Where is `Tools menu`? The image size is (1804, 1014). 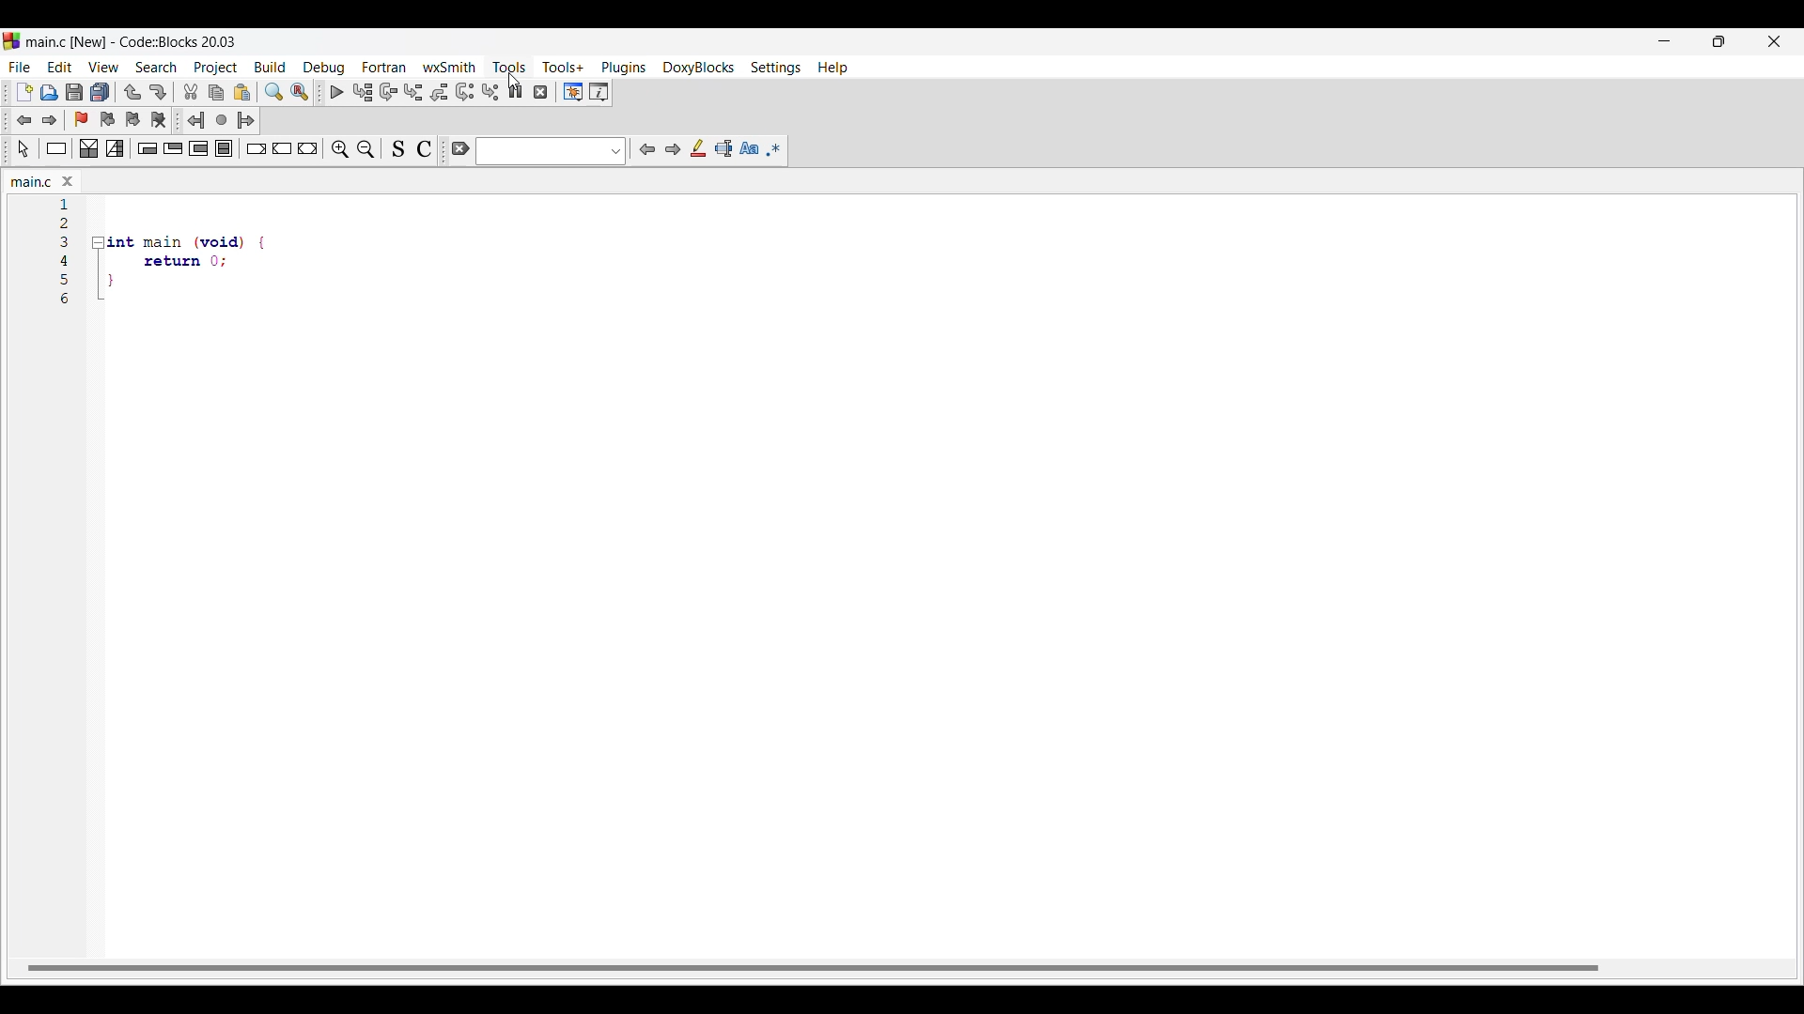
Tools menu is located at coordinates (509, 68).